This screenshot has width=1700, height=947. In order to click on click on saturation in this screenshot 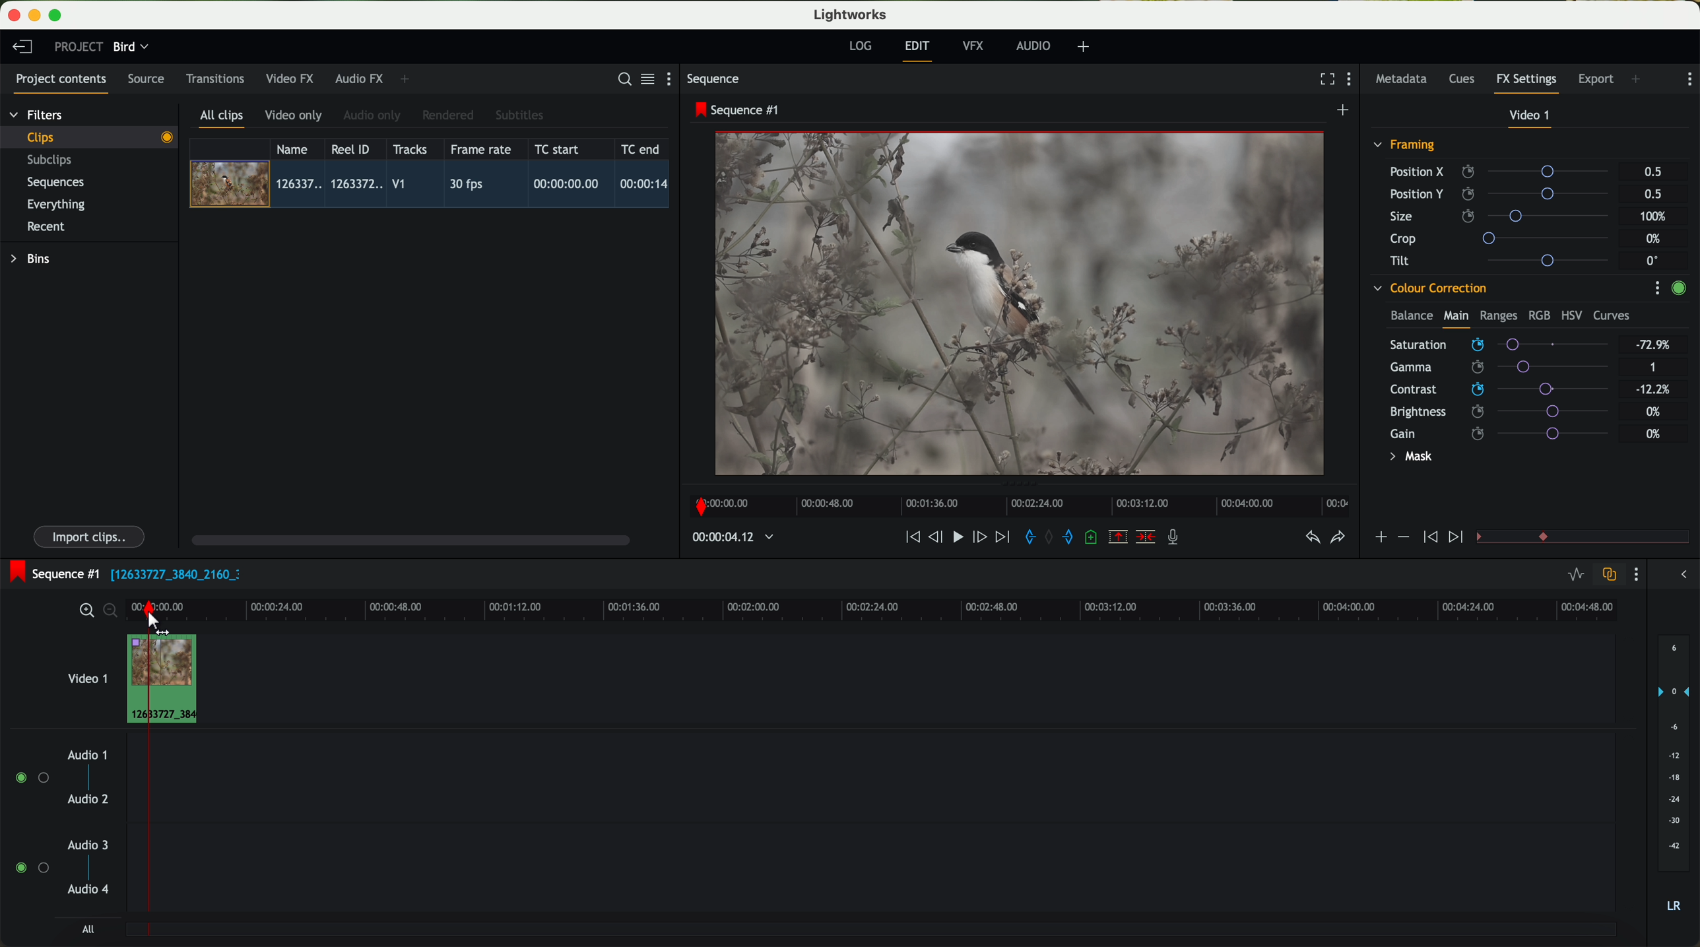, I will do `click(1493, 368)`.